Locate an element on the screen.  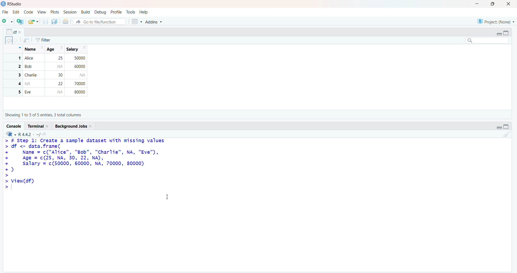
Maximize is located at coordinates (507, 33).